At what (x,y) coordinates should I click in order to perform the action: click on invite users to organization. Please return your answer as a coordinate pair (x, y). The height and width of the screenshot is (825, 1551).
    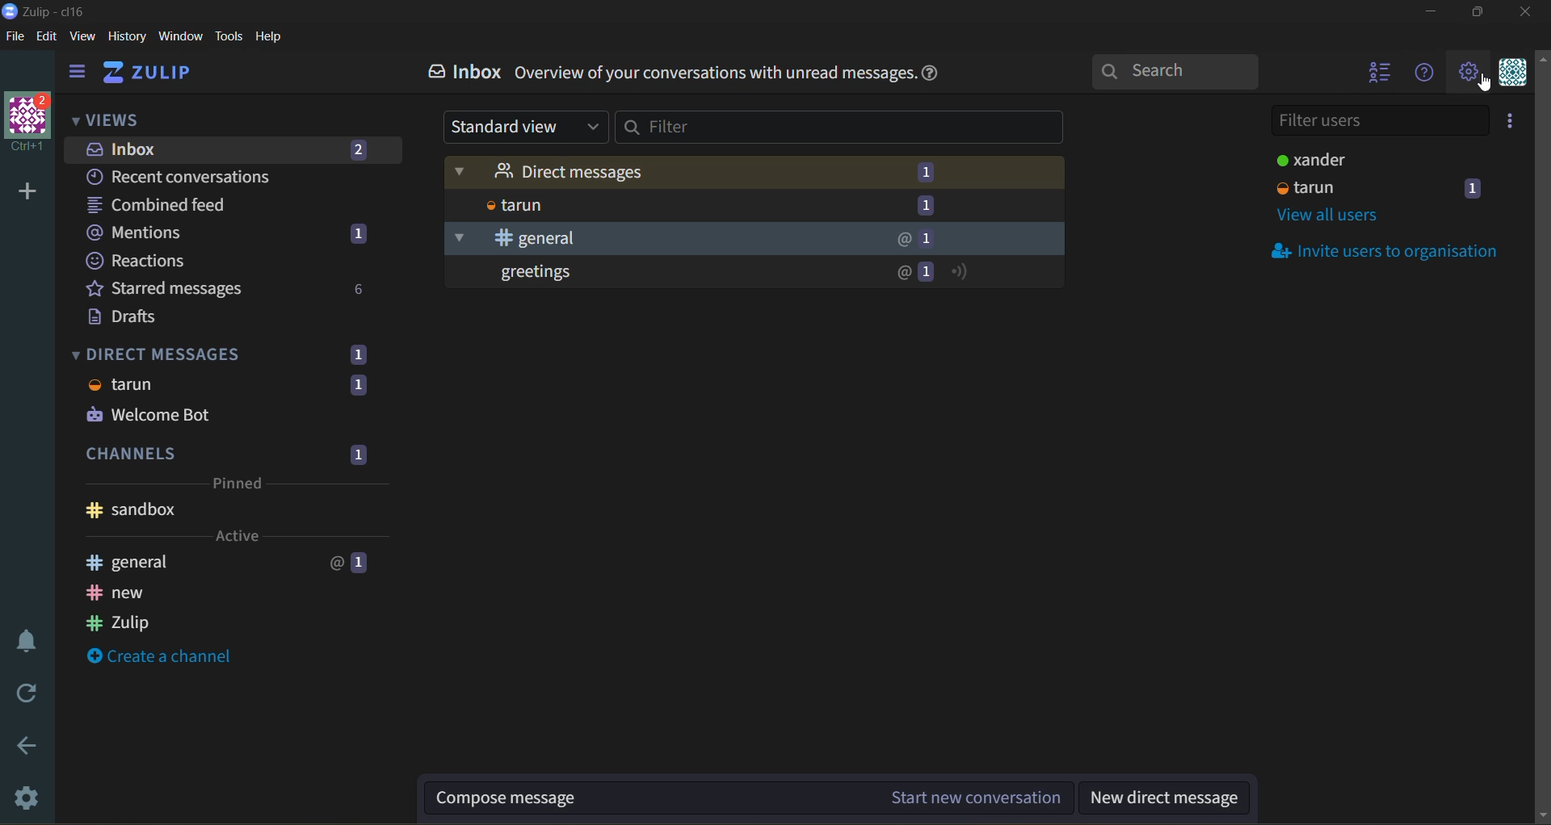
    Looking at the image, I should click on (1517, 123).